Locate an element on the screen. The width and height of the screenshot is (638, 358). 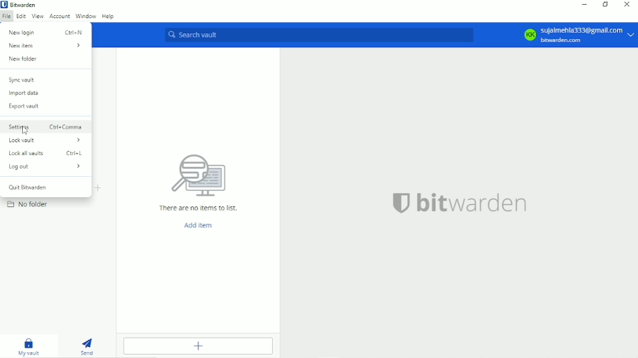
Search vault is located at coordinates (320, 35).